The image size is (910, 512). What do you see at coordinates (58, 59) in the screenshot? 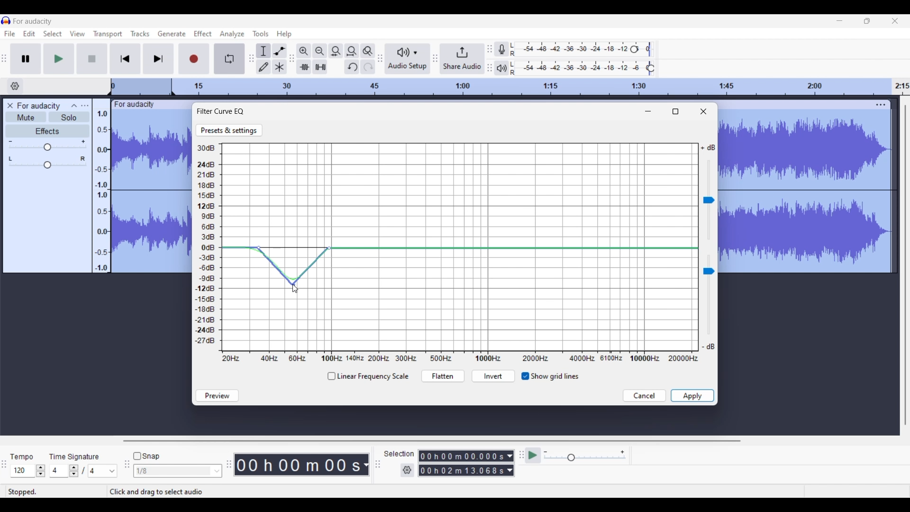
I see `Play/Play once` at bounding box center [58, 59].